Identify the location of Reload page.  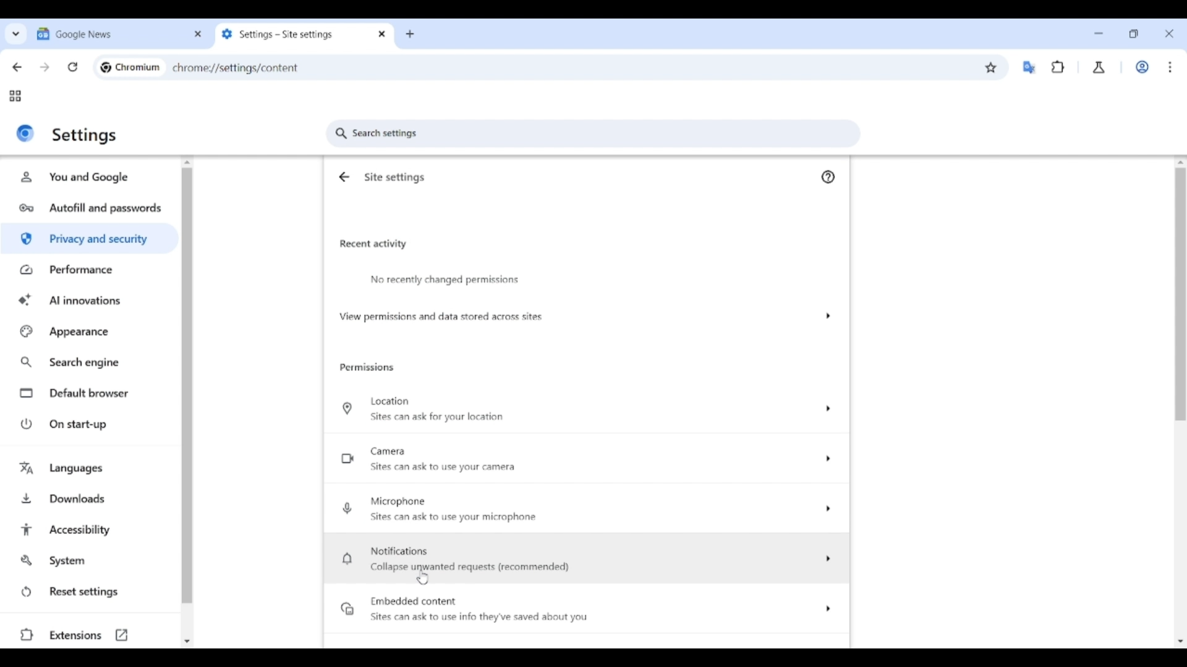
(73, 67).